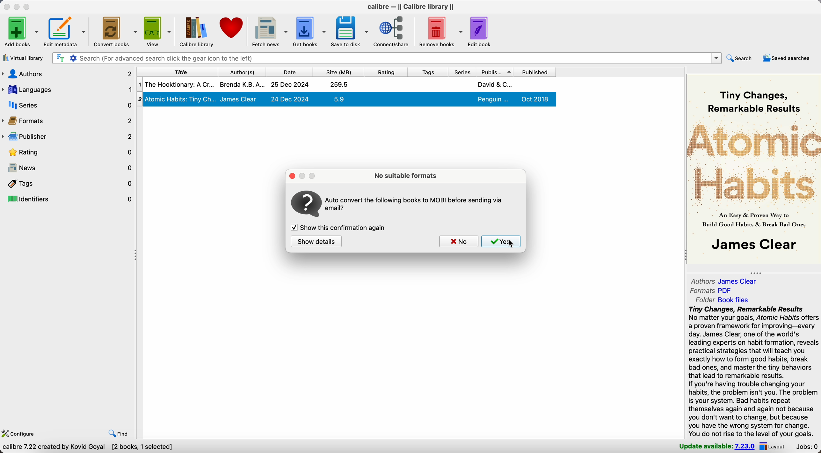  I want to click on minimize, so click(17, 6).